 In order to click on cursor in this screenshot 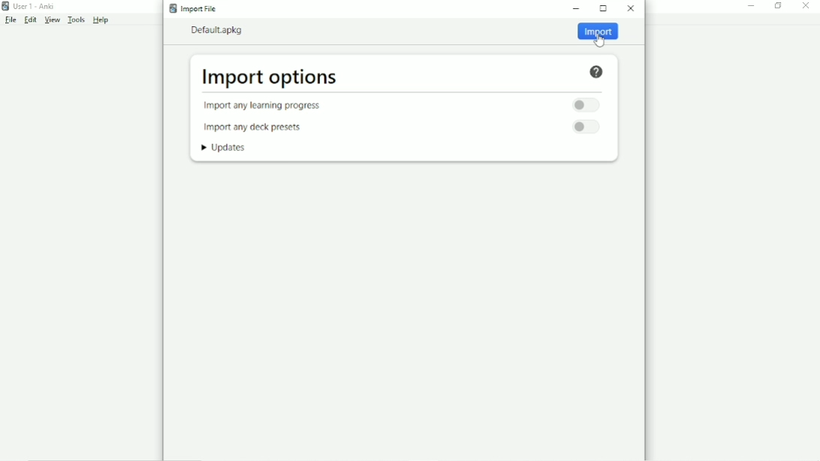, I will do `click(600, 41)`.